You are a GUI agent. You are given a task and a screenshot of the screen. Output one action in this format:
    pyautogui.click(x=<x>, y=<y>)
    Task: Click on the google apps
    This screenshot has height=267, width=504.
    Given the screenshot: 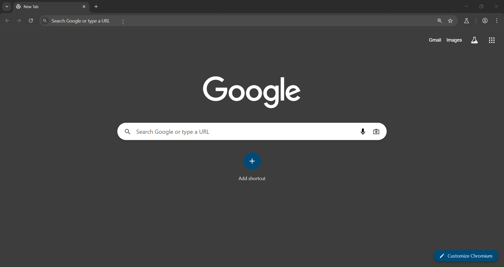 What is the action you would take?
    pyautogui.click(x=492, y=41)
    